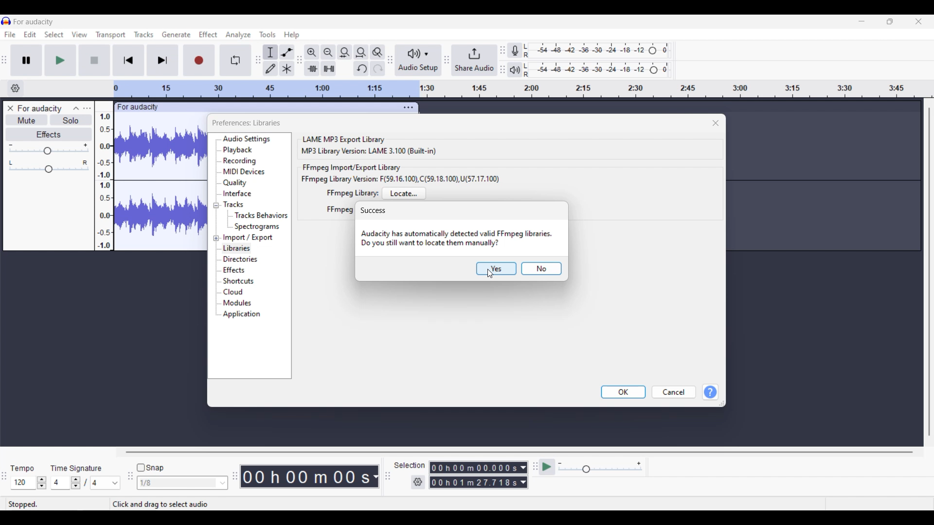 This screenshot has height=525, width=934. What do you see at coordinates (23, 504) in the screenshot?
I see `stopped` at bounding box center [23, 504].